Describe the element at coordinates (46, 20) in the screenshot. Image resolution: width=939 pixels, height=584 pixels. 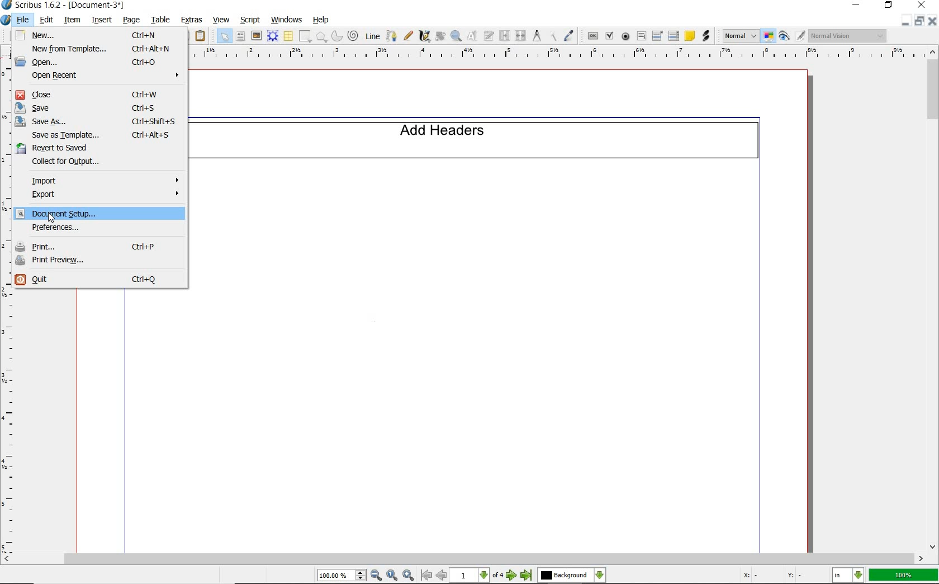
I see `edit` at that location.